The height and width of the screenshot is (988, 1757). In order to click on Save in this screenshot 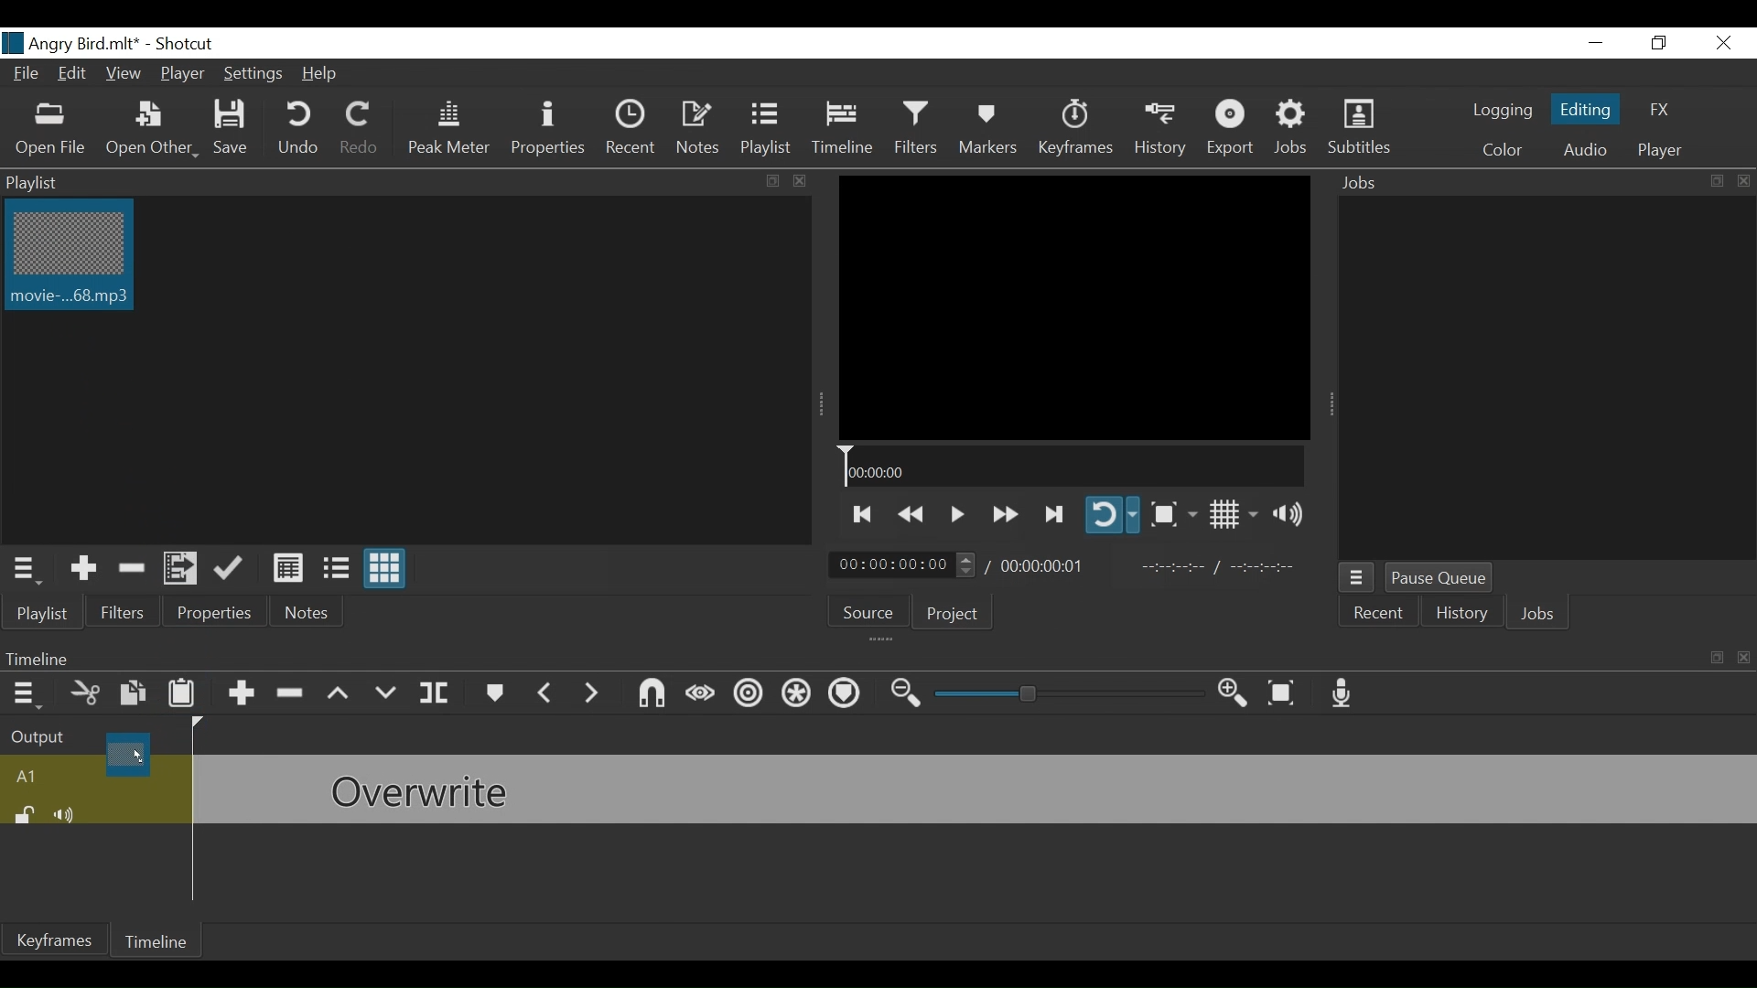, I will do `click(234, 130)`.